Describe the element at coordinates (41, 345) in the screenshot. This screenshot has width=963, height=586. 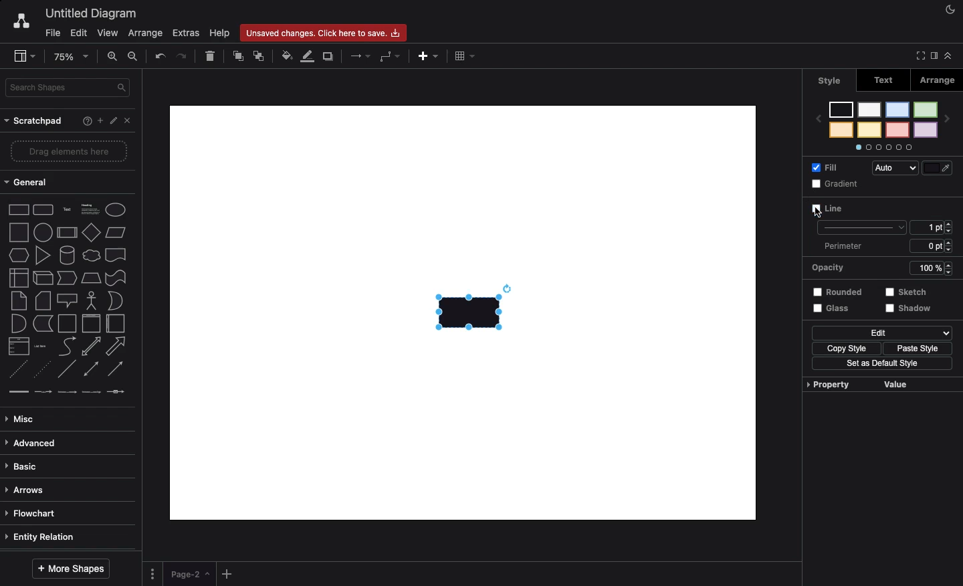
I see `list item` at that location.